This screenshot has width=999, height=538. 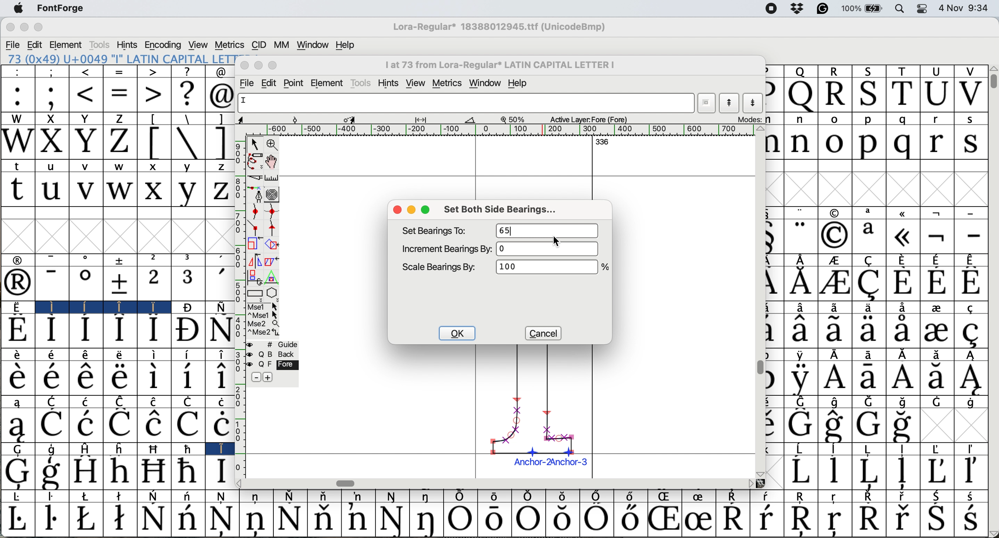 I want to click on Symbol, so click(x=870, y=331).